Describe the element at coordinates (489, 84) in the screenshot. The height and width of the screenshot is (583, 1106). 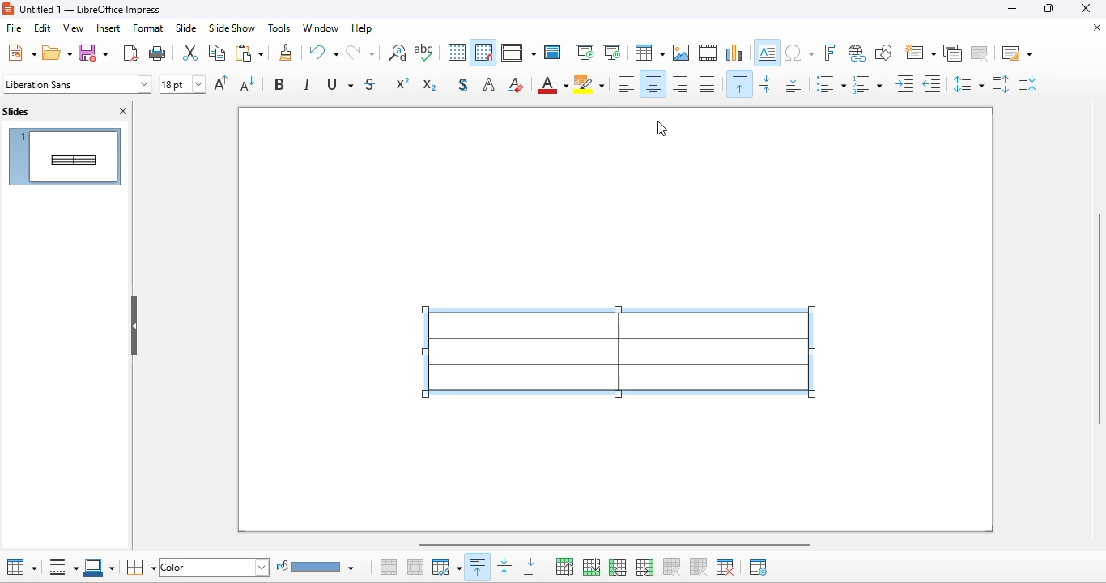
I see `apply outline attribute to font` at that location.